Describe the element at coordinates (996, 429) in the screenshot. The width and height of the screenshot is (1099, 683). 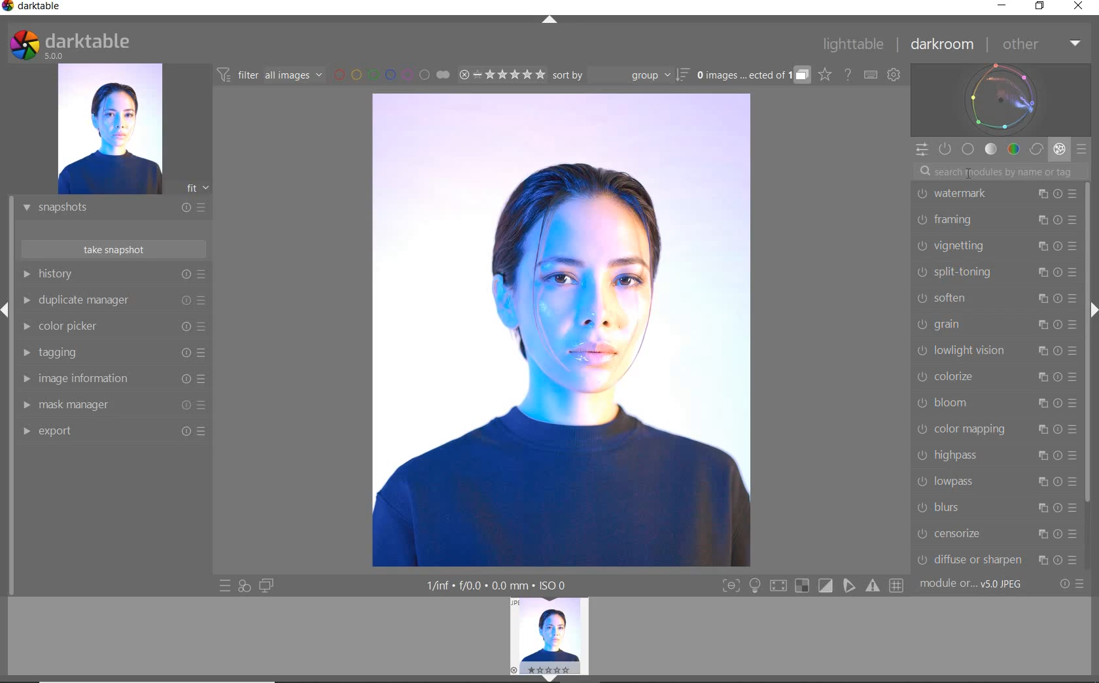
I see `COLOR MAPPING` at that location.